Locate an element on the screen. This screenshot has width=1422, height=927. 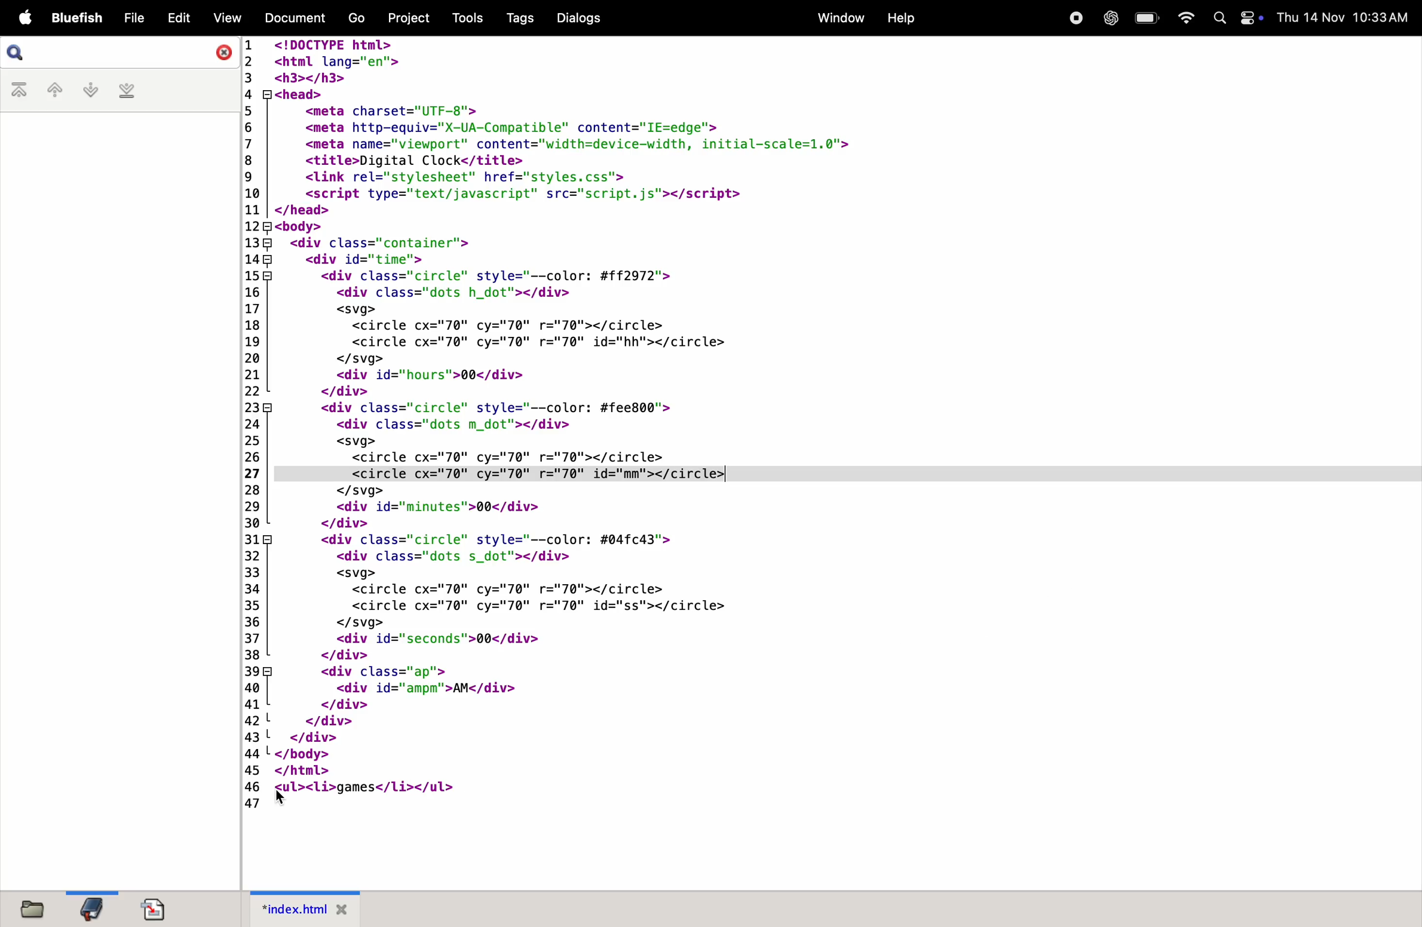
Go is located at coordinates (356, 17).